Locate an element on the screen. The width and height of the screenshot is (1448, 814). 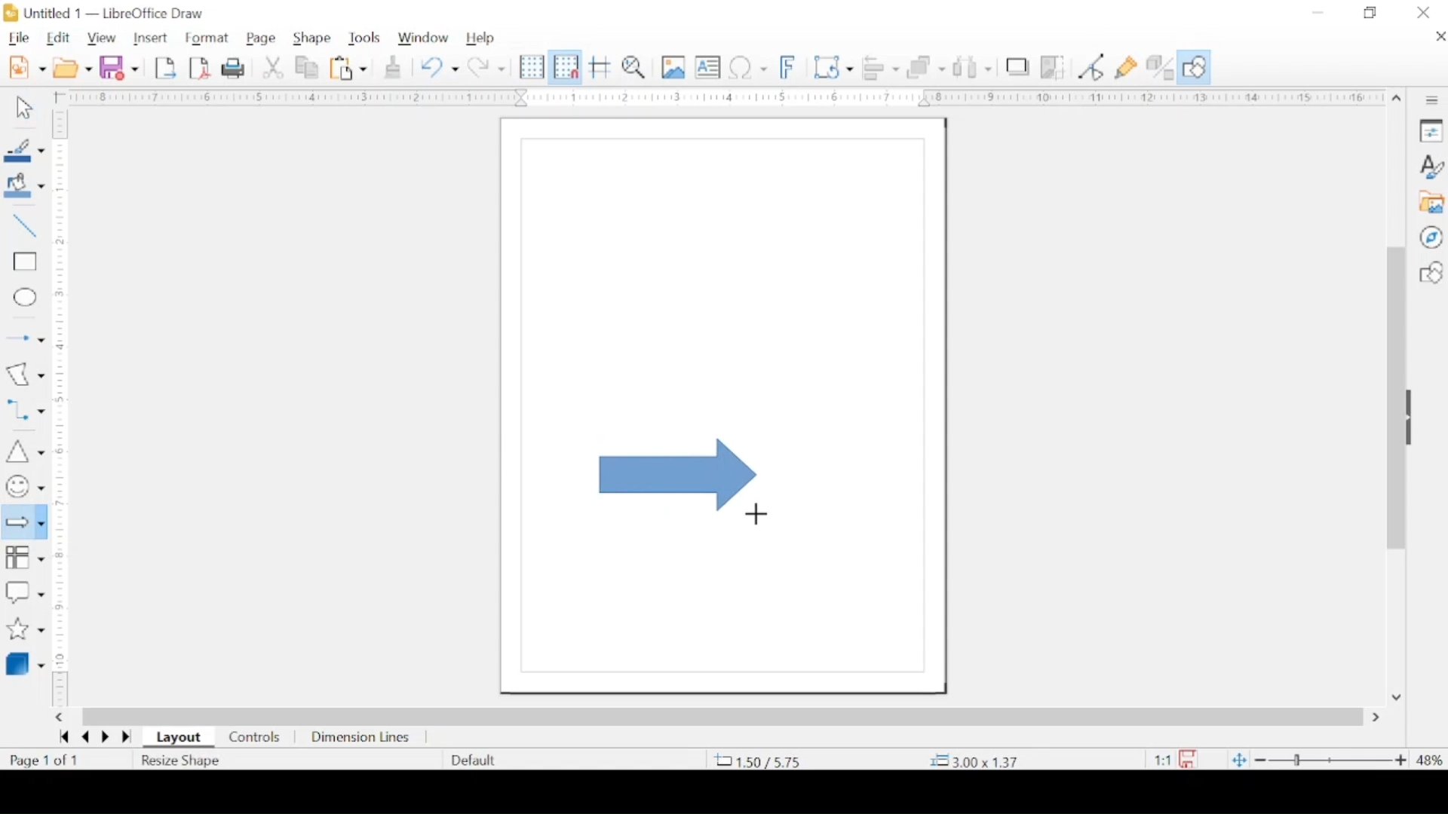
transformations is located at coordinates (833, 67).